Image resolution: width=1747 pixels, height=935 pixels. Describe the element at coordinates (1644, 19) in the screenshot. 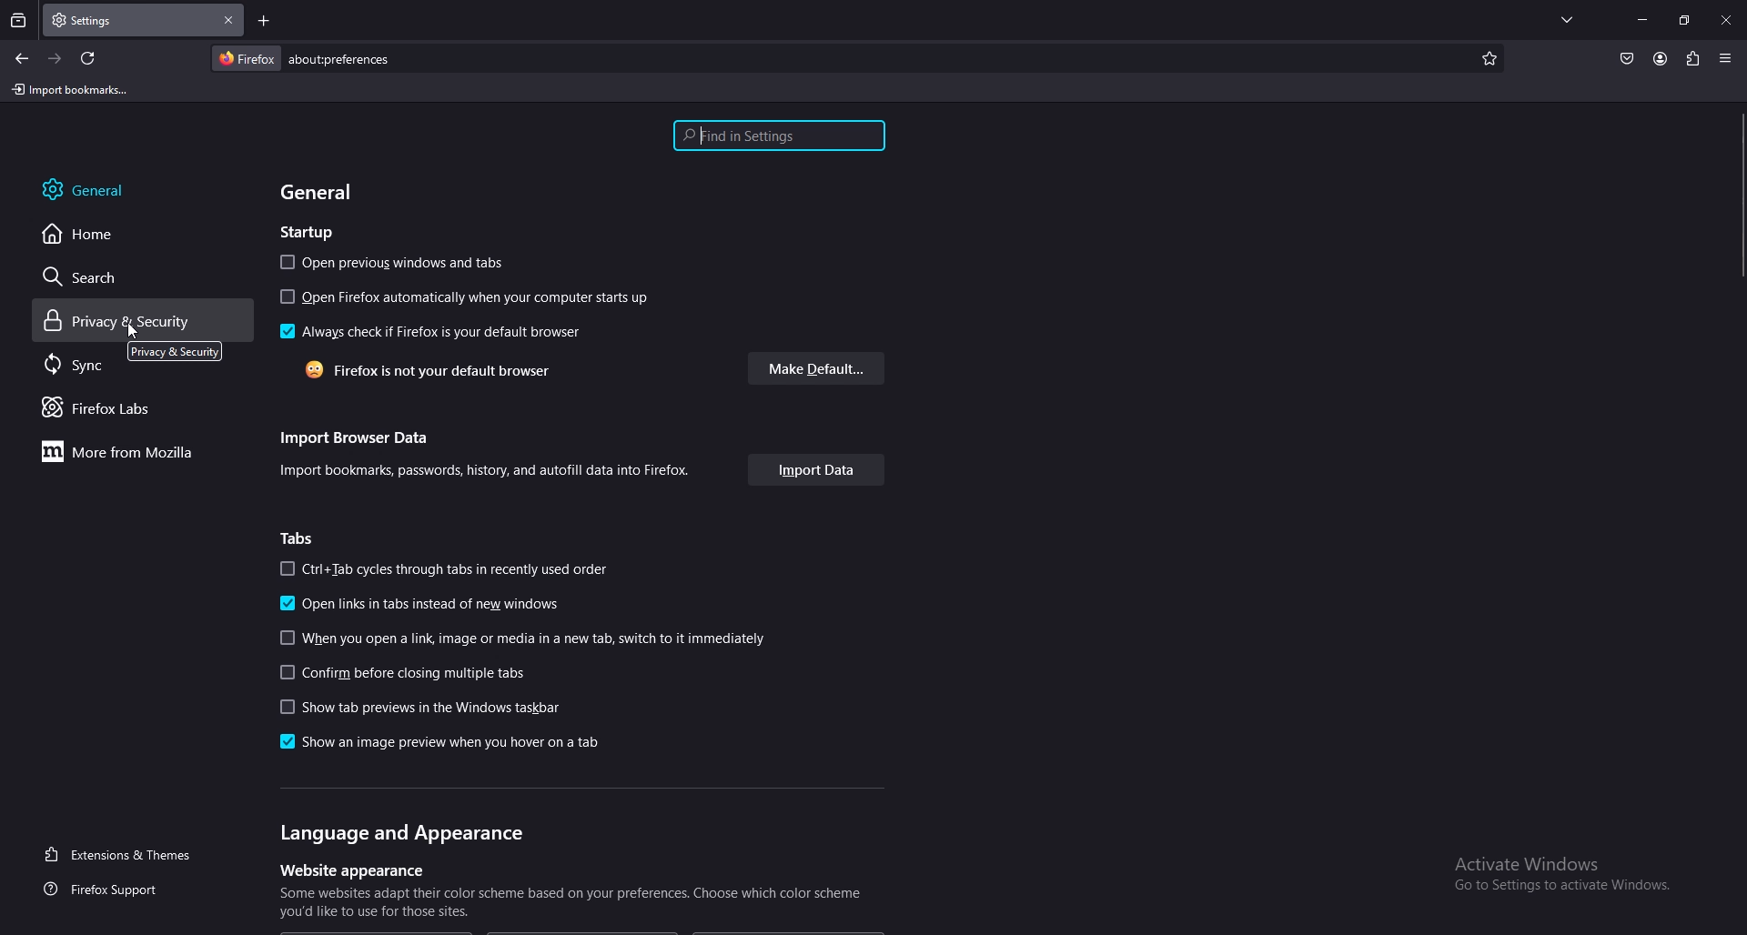

I see `minimize` at that location.